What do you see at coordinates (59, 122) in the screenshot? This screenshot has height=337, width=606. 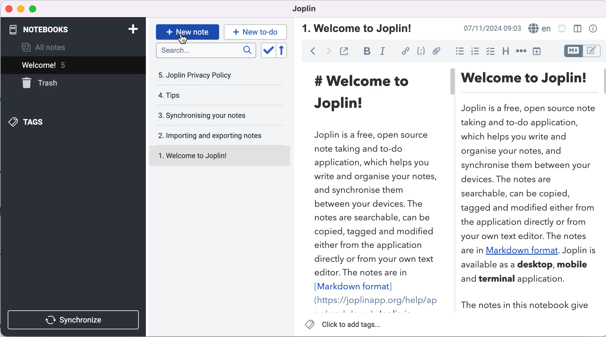 I see `tags` at bounding box center [59, 122].